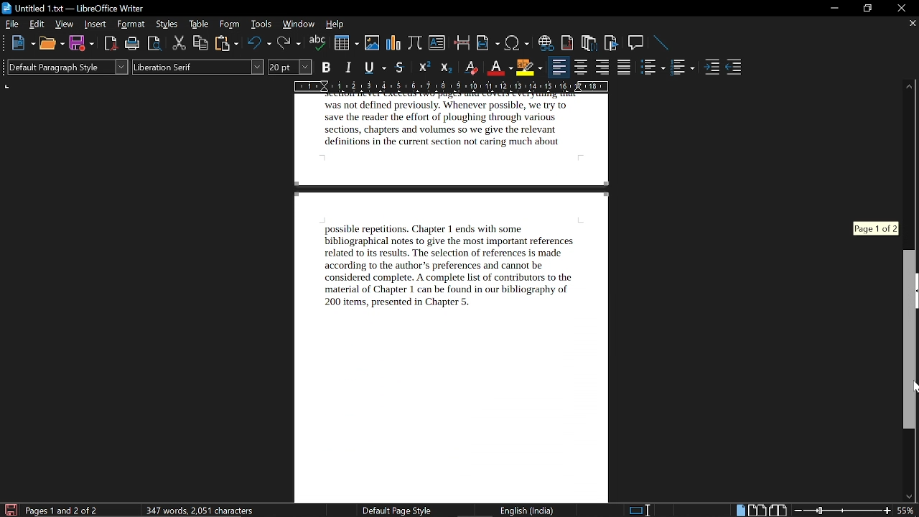 This screenshot has width=919, height=517. What do you see at coordinates (335, 24) in the screenshot?
I see `help` at bounding box center [335, 24].